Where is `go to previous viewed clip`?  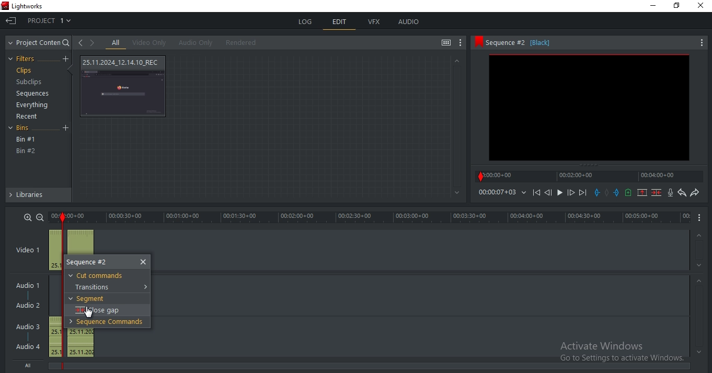
go to previous viewed clip is located at coordinates (80, 42).